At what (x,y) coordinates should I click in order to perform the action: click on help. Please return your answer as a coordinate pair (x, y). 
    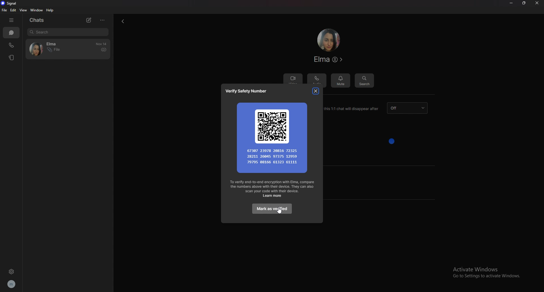
    Looking at the image, I should click on (50, 10).